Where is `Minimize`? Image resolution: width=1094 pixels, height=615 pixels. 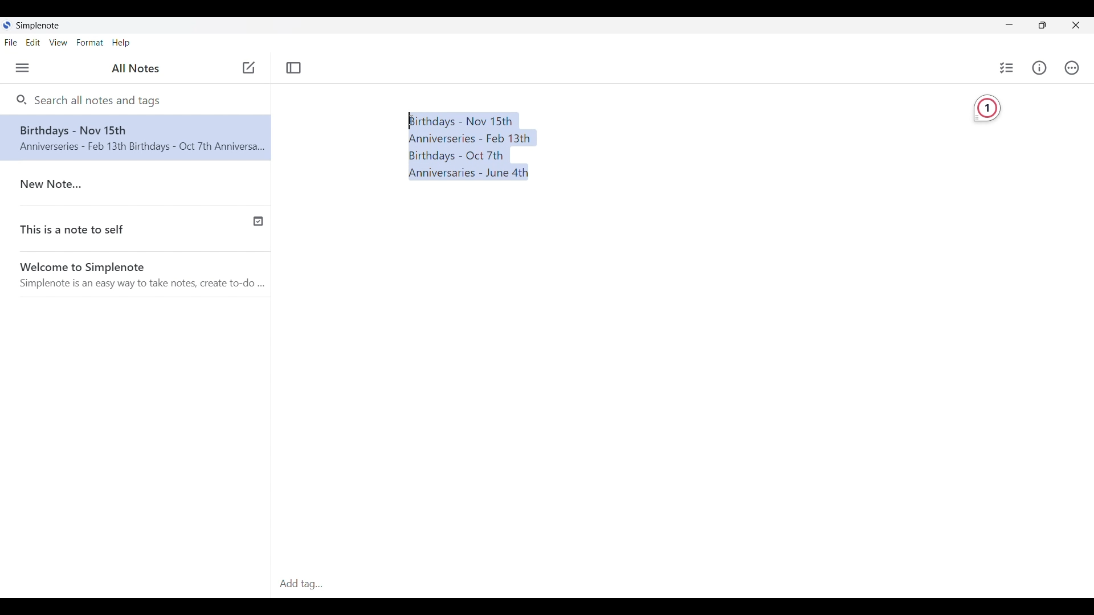 Minimize is located at coordinates (1010, 24).